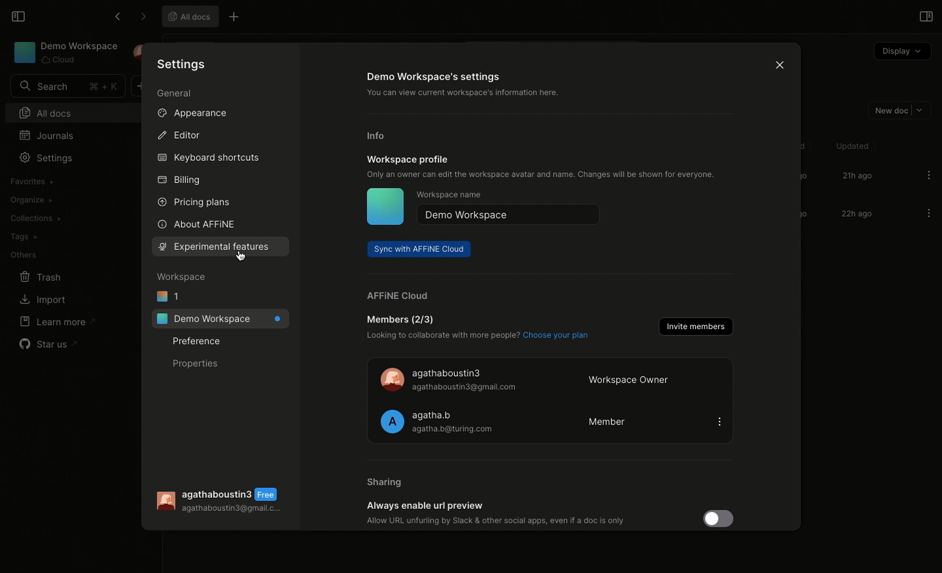 The image size is (942, 573). I want to click on Selecting features, so click(220, 247).